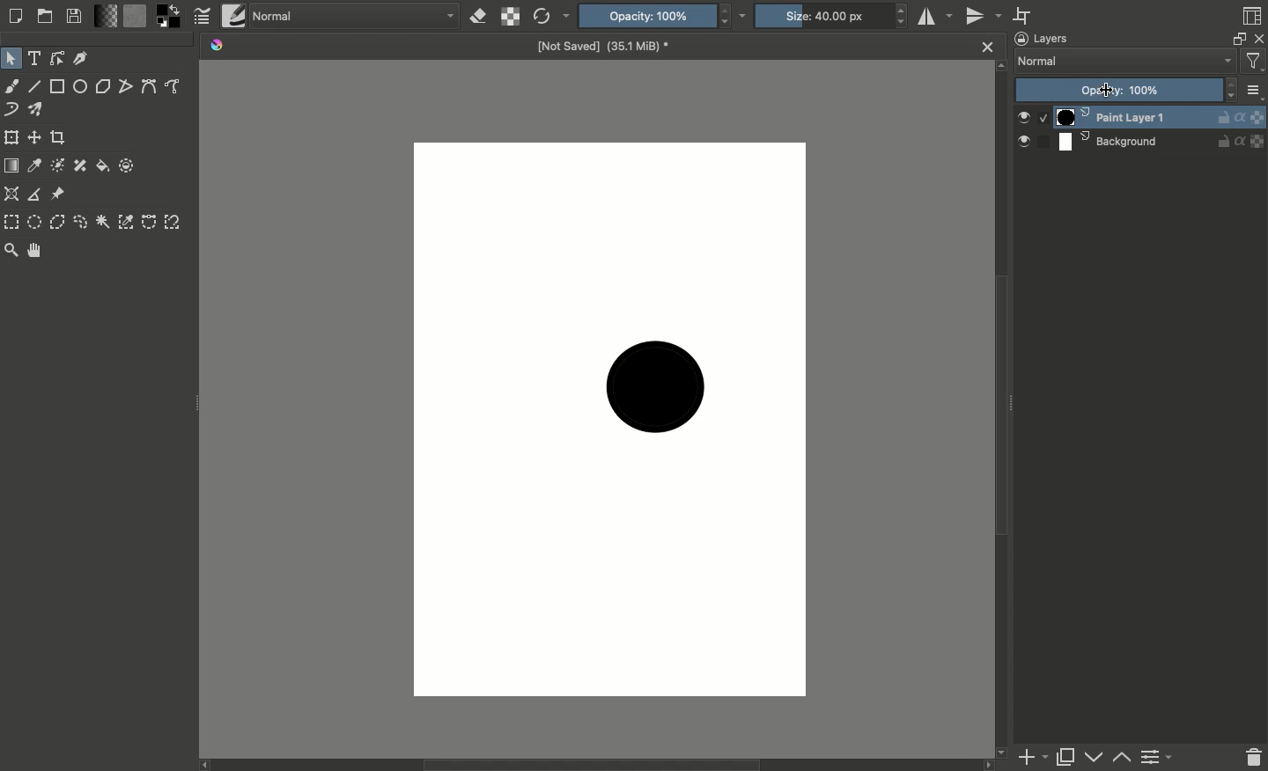 This screenshot has height=771, width=1268. What do you see at coordinates (104, 86) in the screenshot?
I see `Polygon` at bounding box center [104, 86].